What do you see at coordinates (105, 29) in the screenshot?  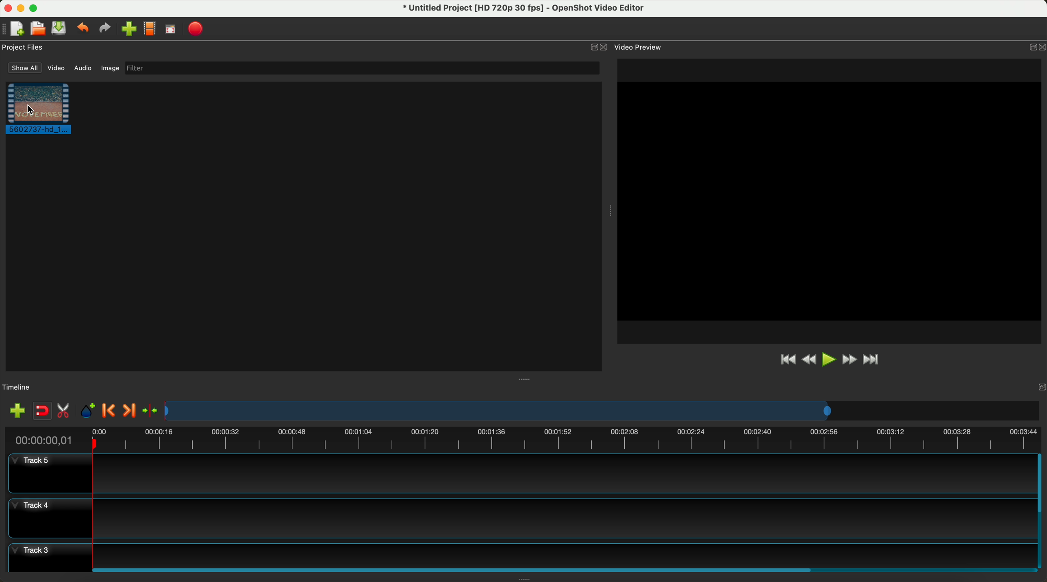 I see `redo` at bounding box center [105, 29].